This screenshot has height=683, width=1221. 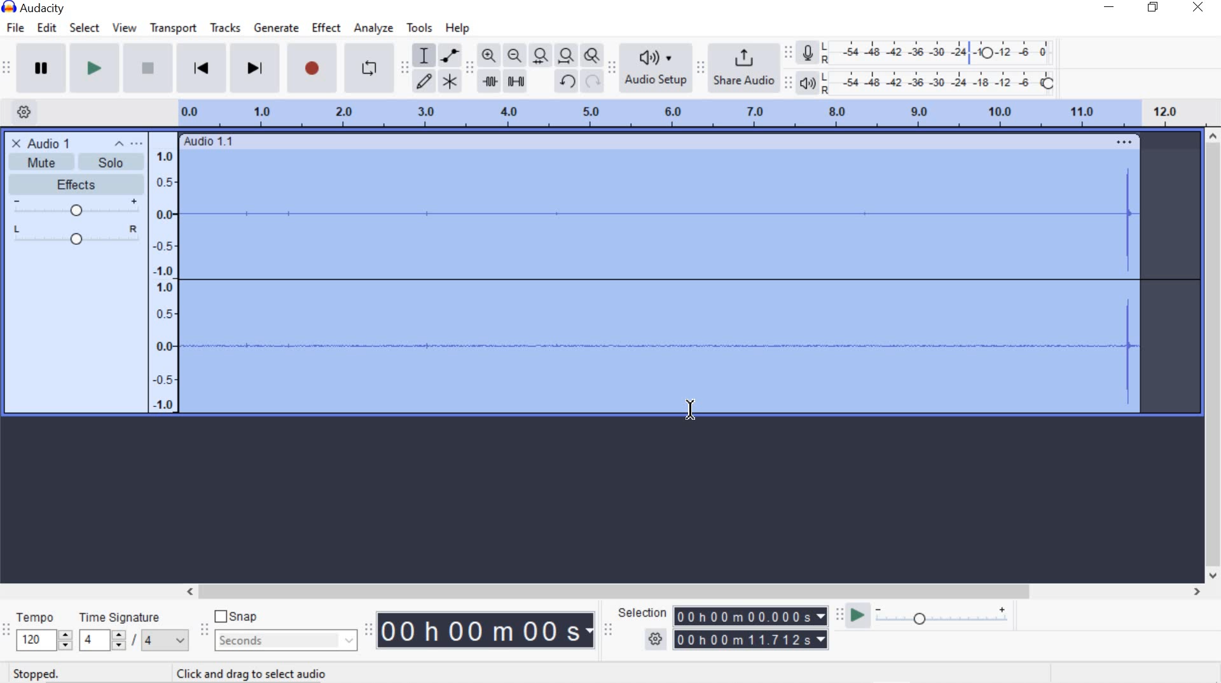 I want to click on Audio setup, so click(x=656, y=68).